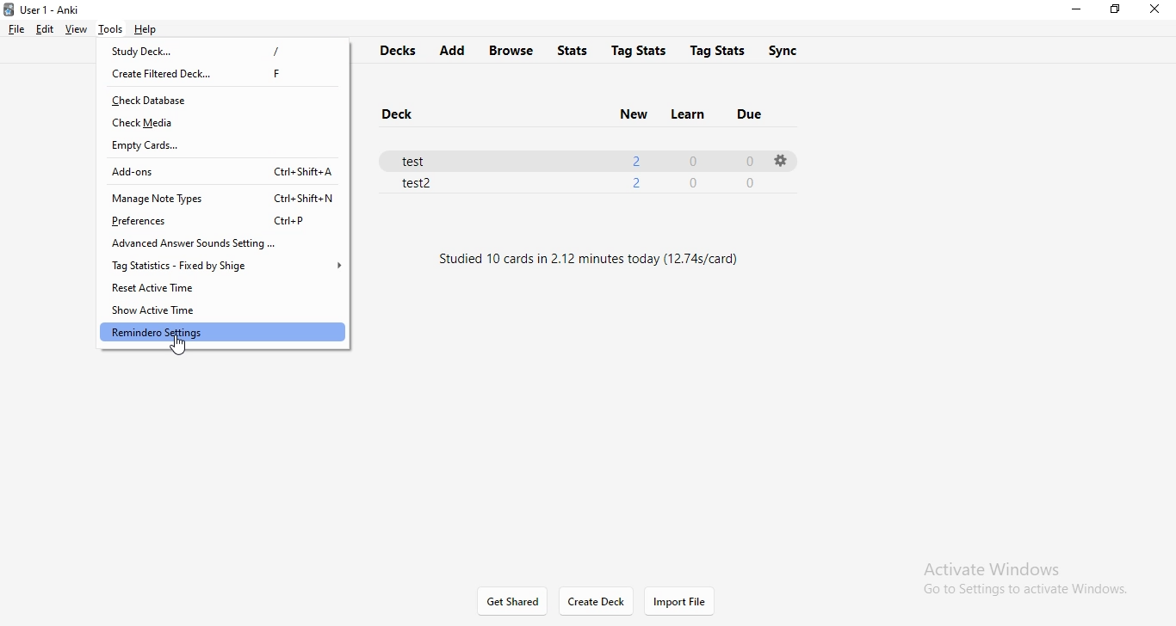  I want to click on minimise, so click(1075, 11).